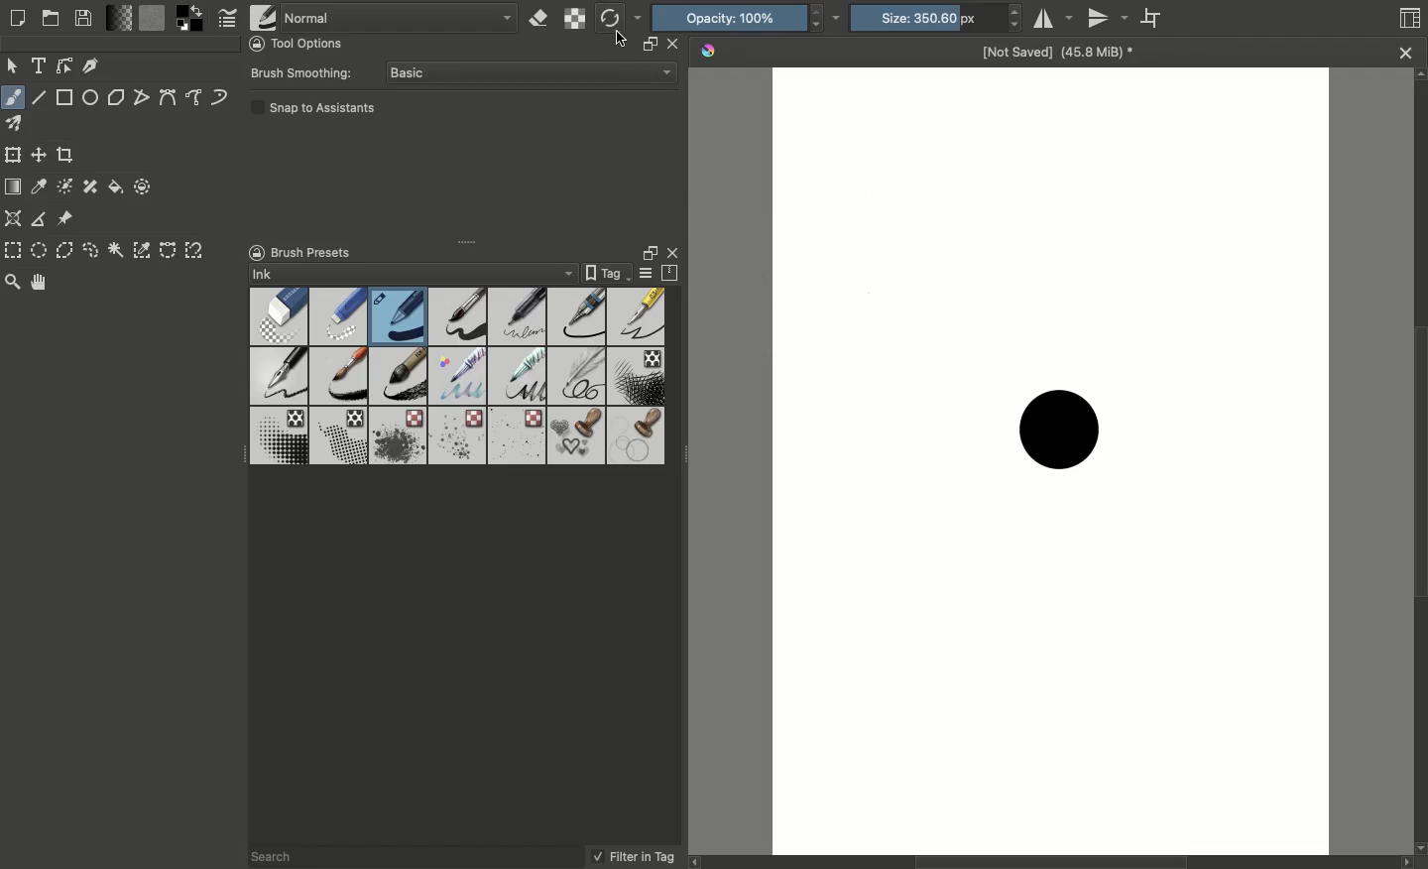  I want to click on Polygonal selection tool, so click(65, 249).